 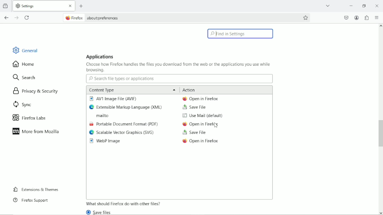 I want to click on search, so click(x=25, y=77).